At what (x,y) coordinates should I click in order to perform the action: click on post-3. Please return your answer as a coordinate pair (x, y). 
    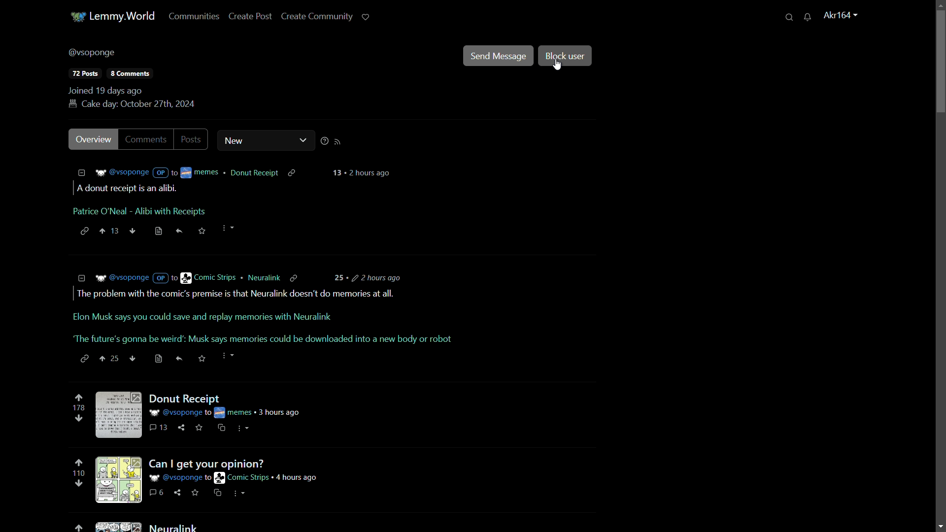
    Looking at the image, I should click on (174, 526).